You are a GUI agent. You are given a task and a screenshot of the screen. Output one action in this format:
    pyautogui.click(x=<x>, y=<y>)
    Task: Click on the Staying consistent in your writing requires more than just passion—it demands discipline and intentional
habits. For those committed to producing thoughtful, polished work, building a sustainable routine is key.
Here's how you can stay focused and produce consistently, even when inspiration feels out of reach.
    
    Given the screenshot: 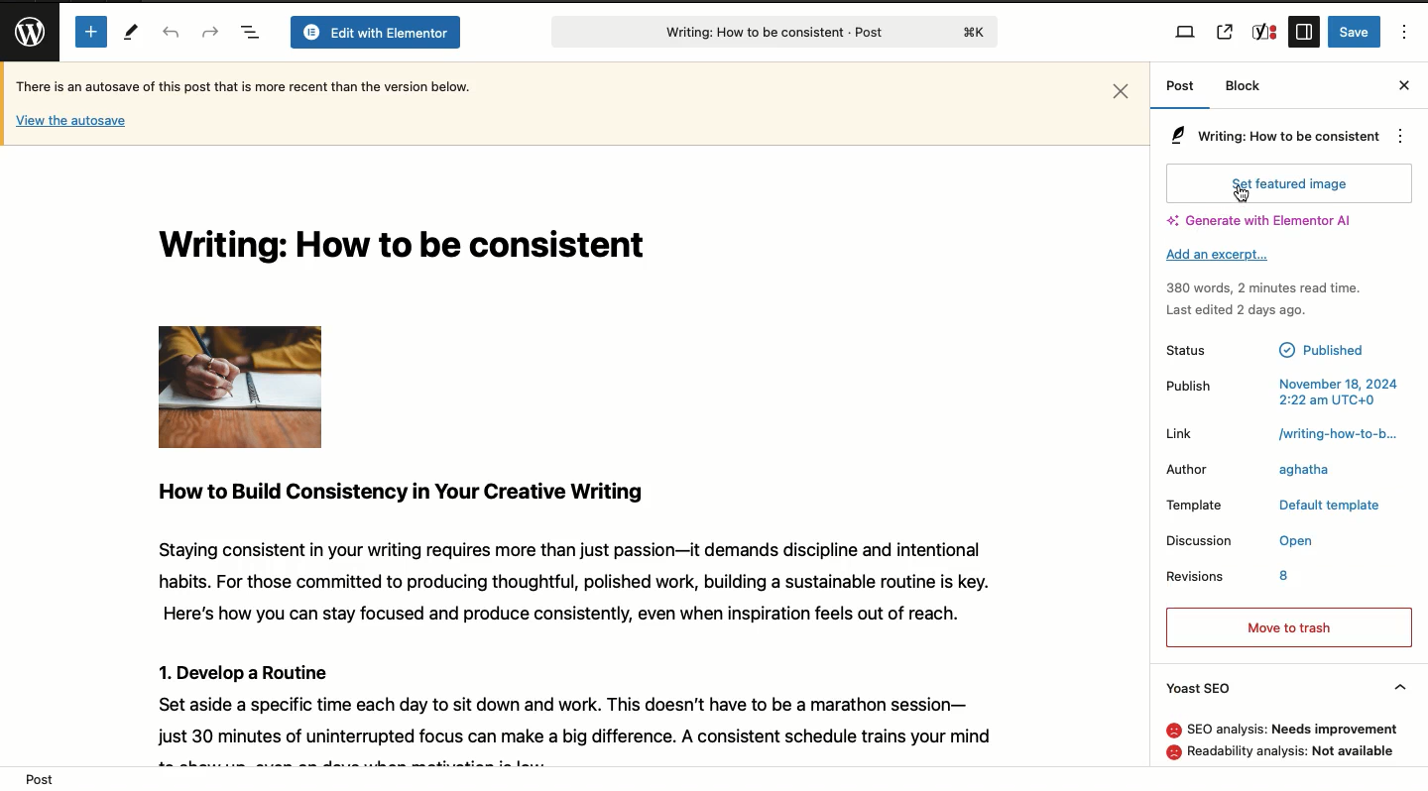 What is the action you would take?
    pyautogui.click(x=567, y=581)
    